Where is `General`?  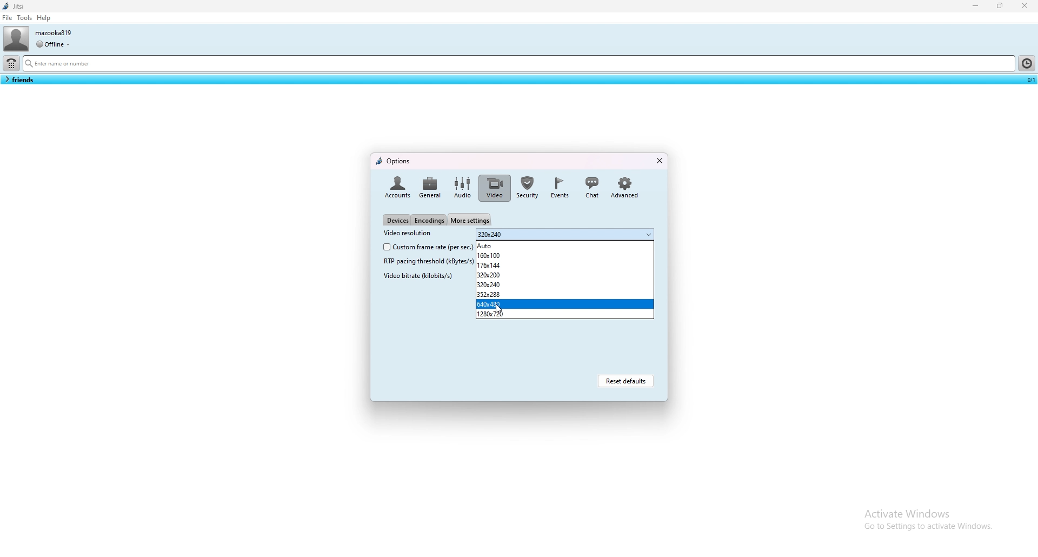
General is located at coordinates (430, 186).